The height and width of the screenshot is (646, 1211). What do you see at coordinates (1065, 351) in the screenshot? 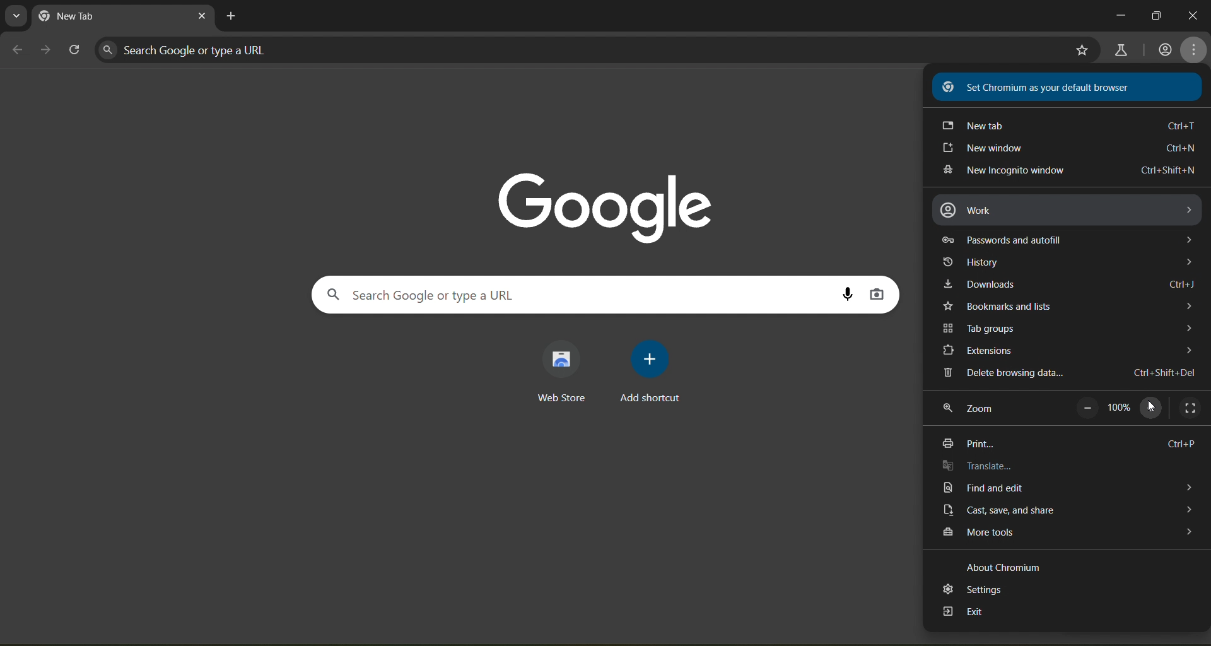
I see `extensions` at bounding box center [1065, 351].